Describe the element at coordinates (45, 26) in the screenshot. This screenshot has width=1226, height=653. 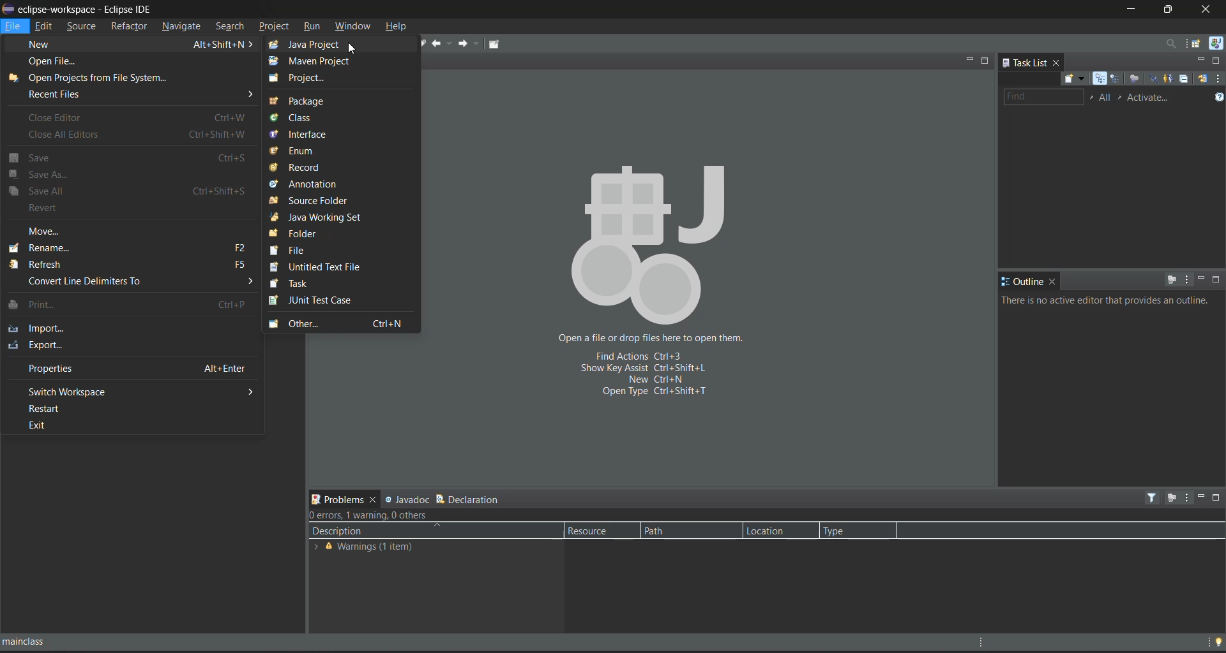
I see `edit` at that location.